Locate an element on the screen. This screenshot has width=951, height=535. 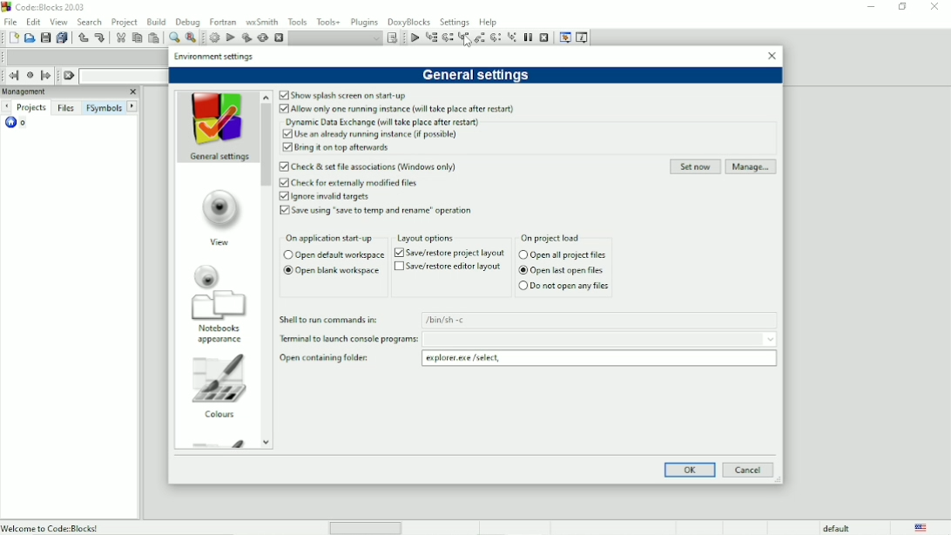
Dynamic data exchange is located at coordinates (386, 122).